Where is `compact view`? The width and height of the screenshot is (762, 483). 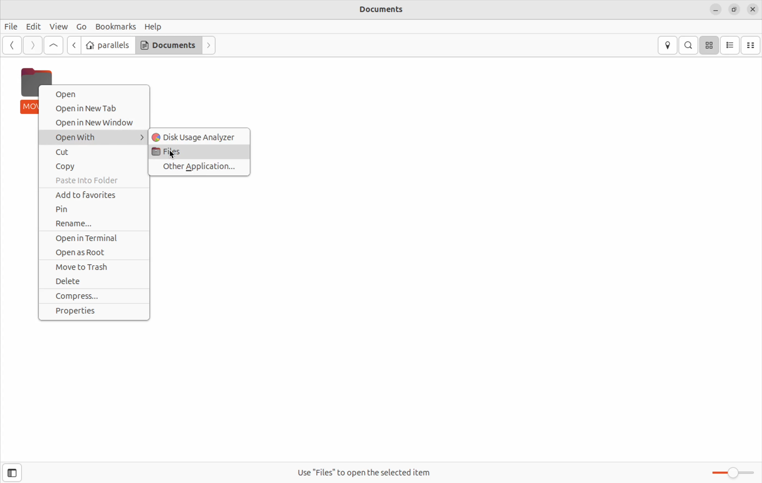
compact view is located at coordinates (752, 45).